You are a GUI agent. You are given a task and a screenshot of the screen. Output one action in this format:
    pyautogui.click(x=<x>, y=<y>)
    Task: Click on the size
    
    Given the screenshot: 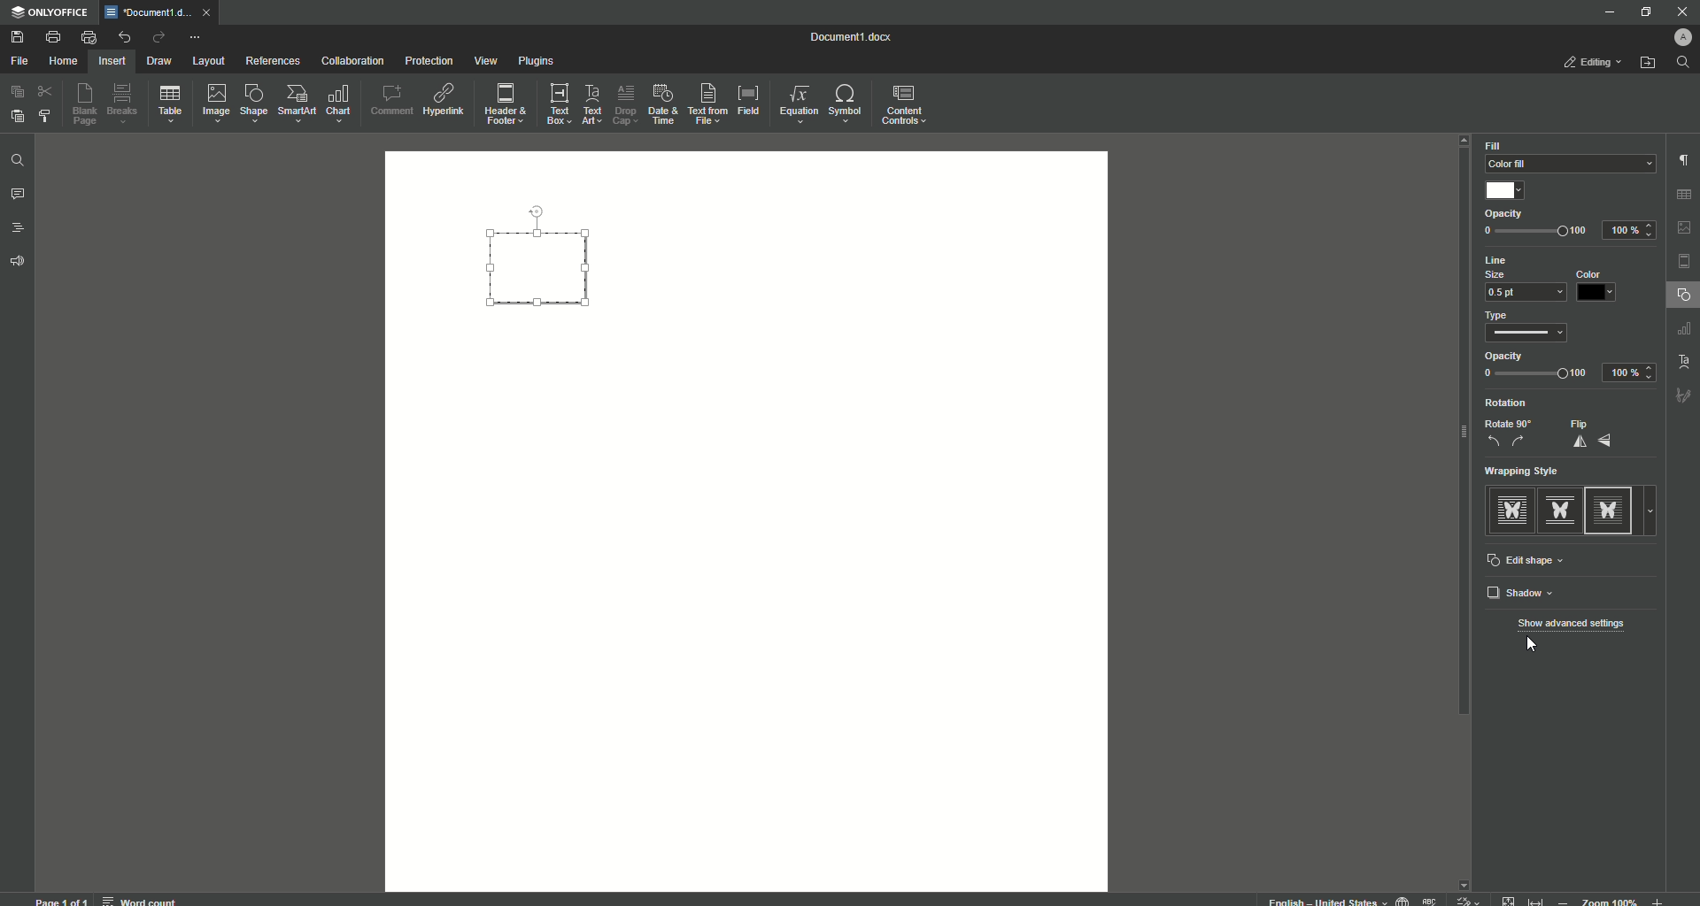 What is the action you would take?
    pyautogui.click(x=1502, y=274)
    